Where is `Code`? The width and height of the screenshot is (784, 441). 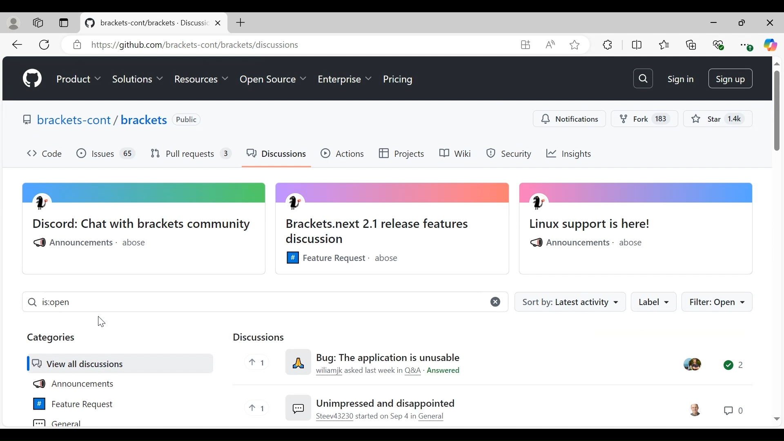 Code is located at coordinates (45, 155).